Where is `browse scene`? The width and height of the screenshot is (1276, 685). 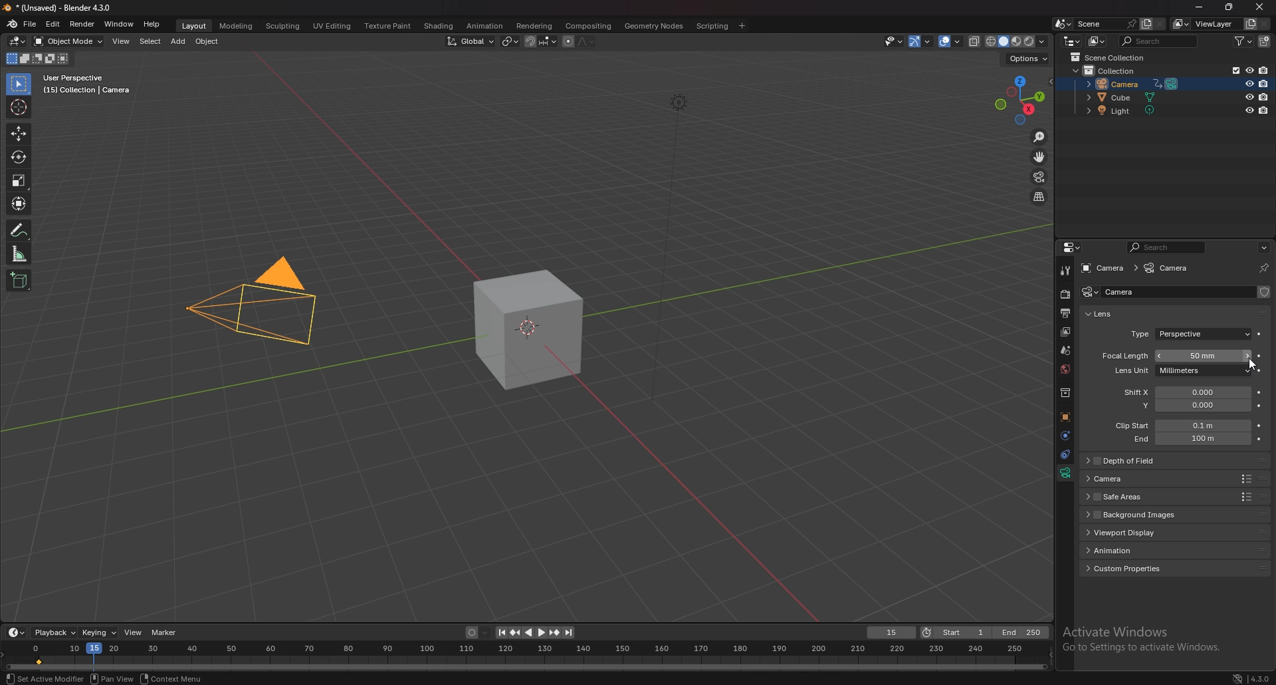 browse scene is located at coordinates (1061, 24).